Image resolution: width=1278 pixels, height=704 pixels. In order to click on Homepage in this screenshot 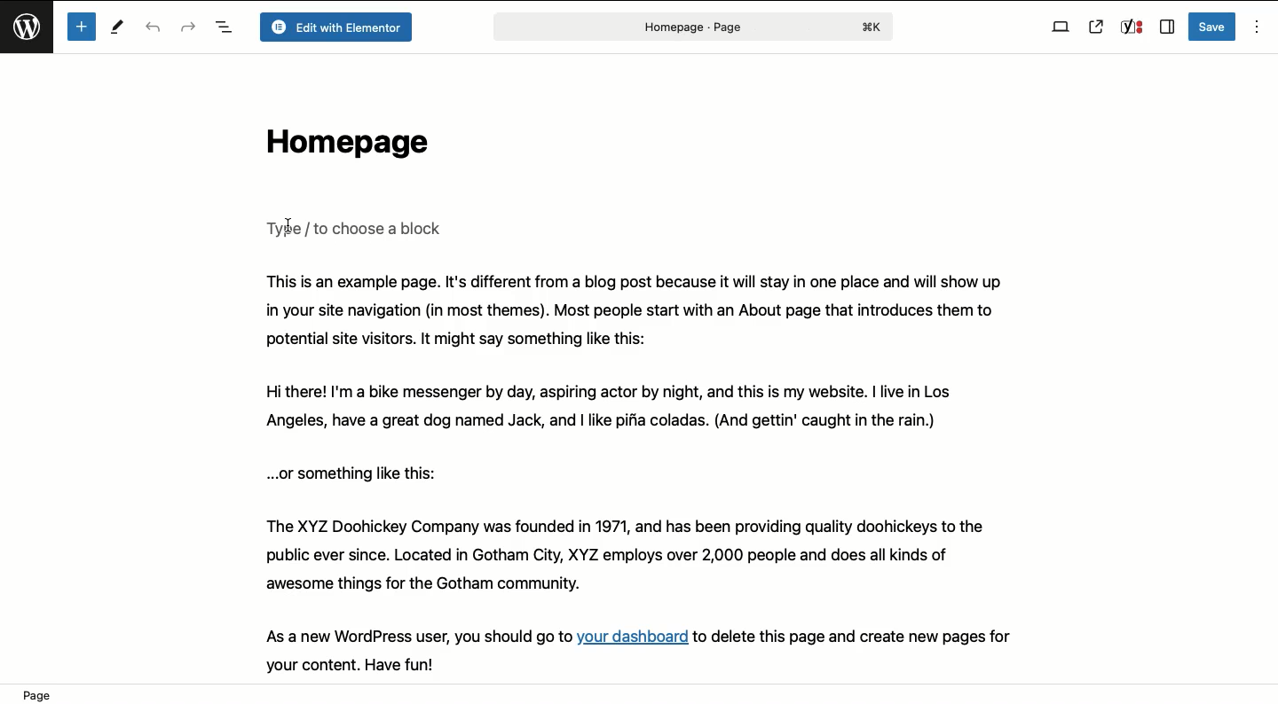, I will do `click(343, 146)`.